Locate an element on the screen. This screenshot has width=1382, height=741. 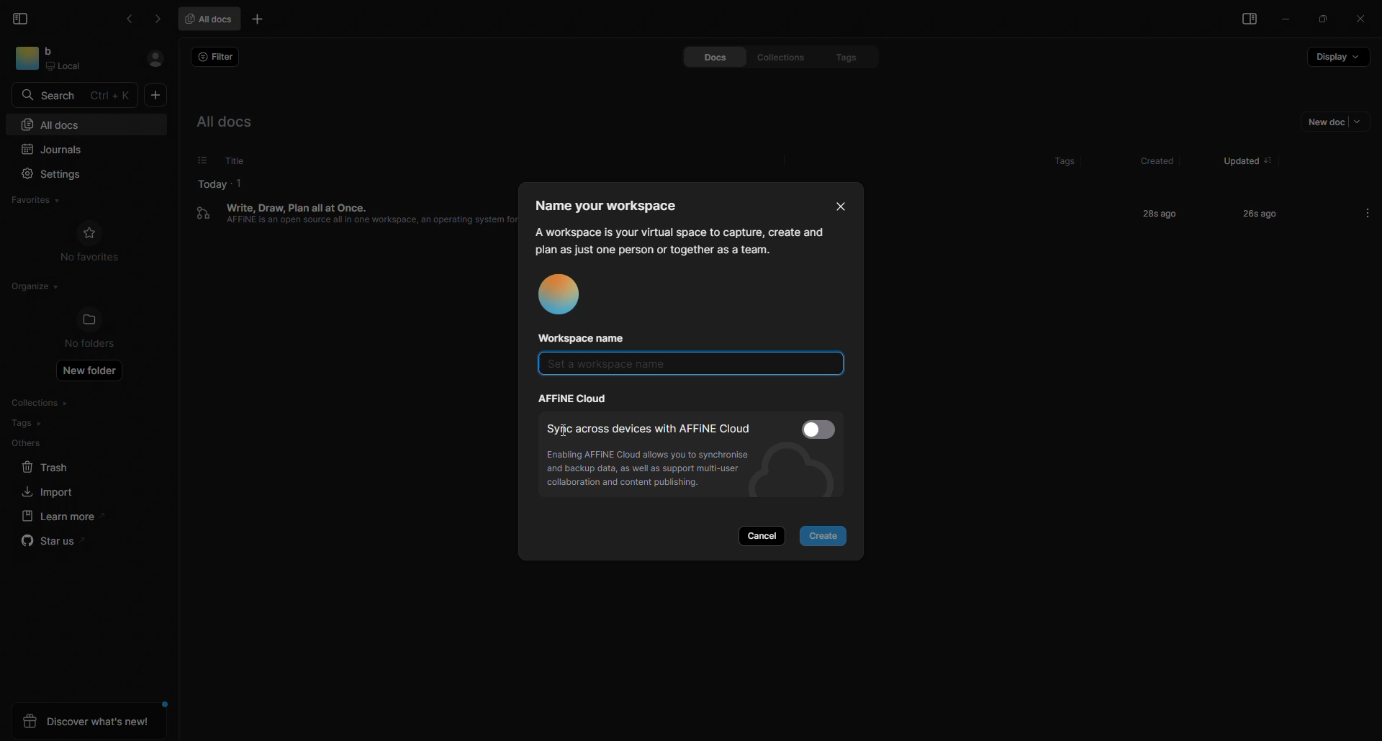
all docs is located at coordinates (53, 124).